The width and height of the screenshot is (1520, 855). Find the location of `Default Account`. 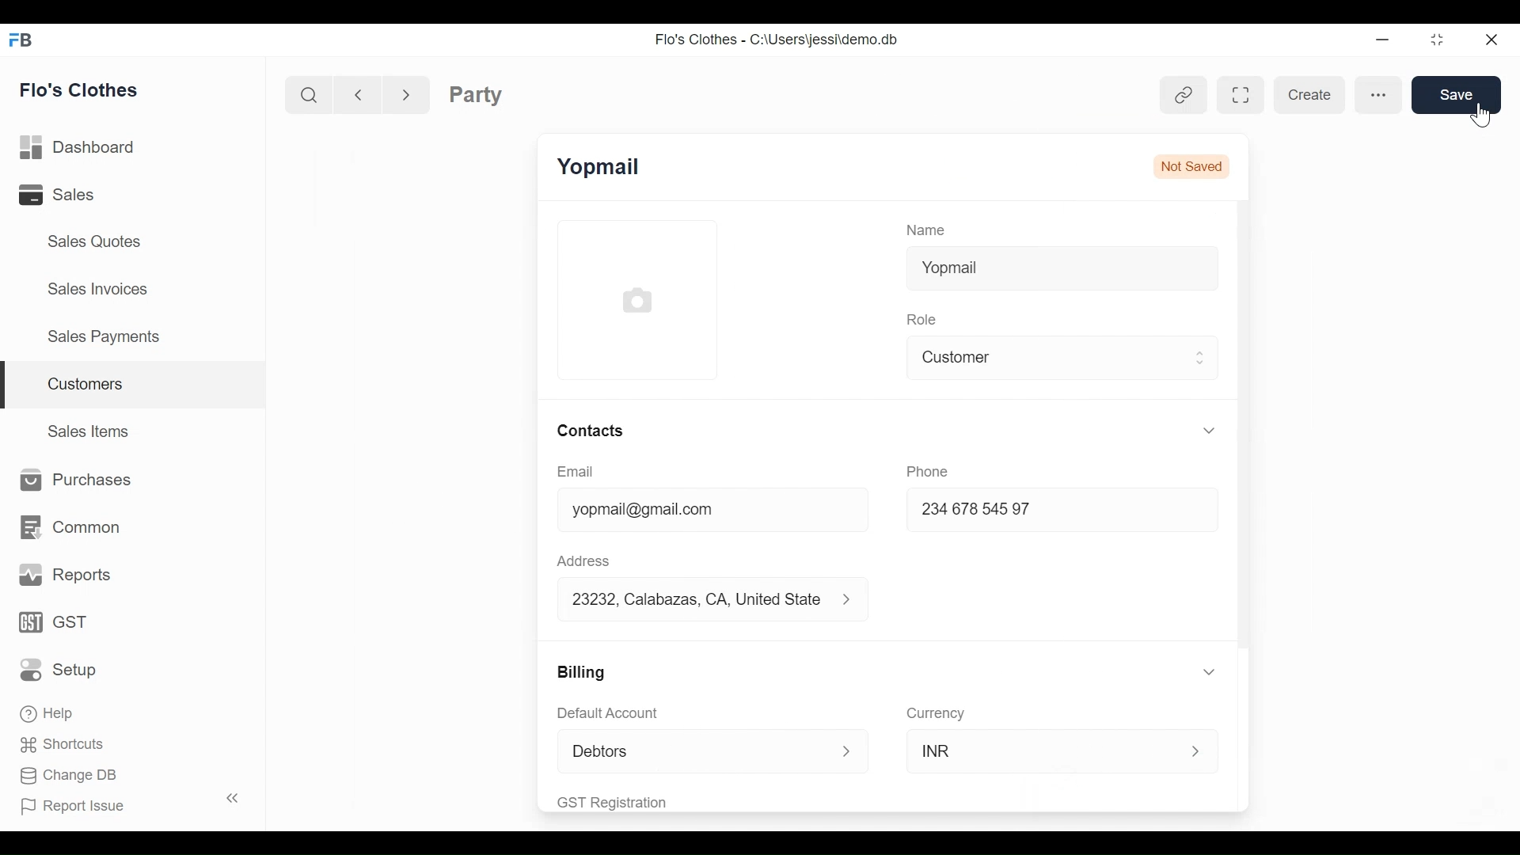

Default Account is located at coordinates (625, 714).